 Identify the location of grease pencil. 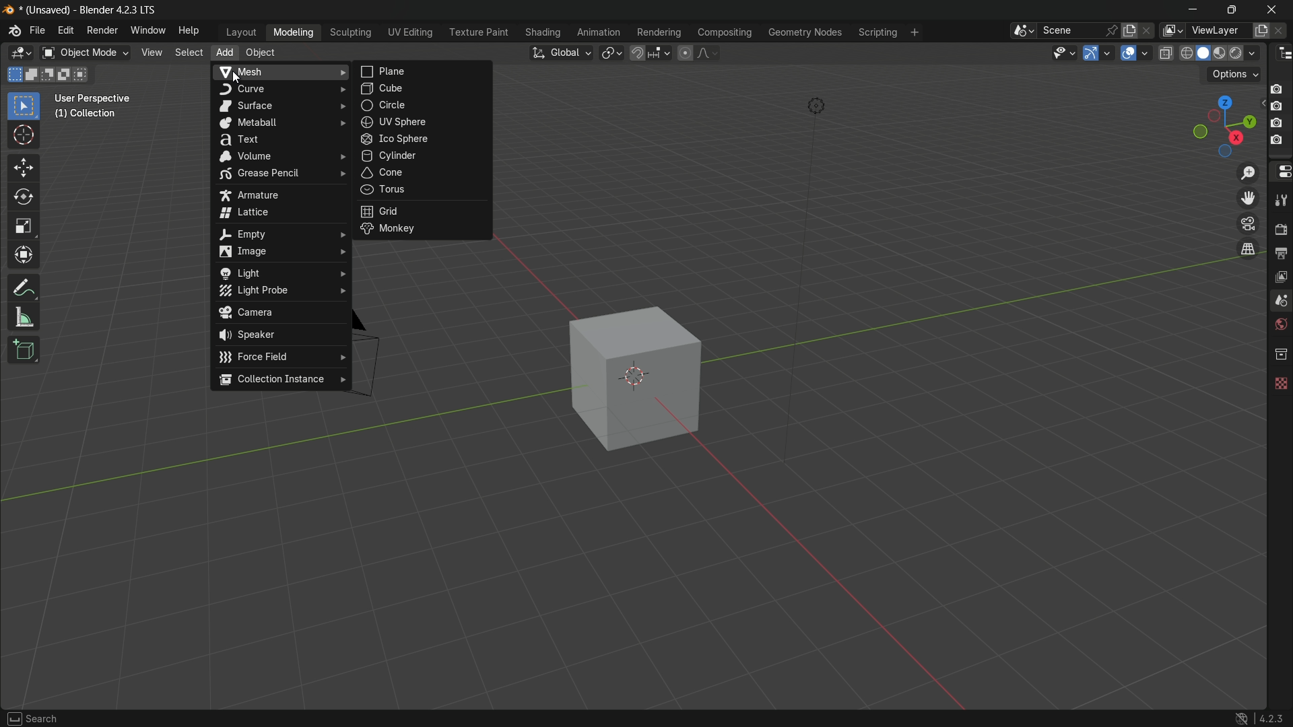
(279, 174).